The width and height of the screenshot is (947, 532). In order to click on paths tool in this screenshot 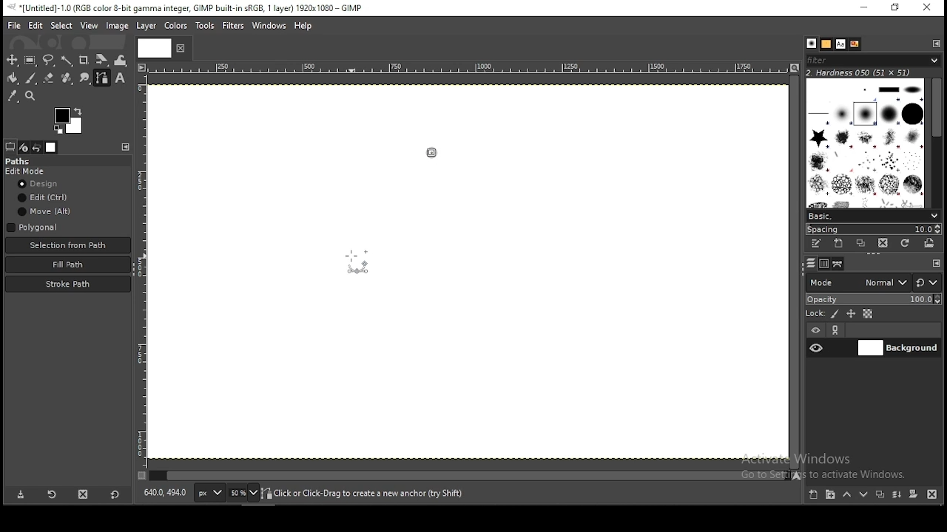, I will do `click(102, 78)`.